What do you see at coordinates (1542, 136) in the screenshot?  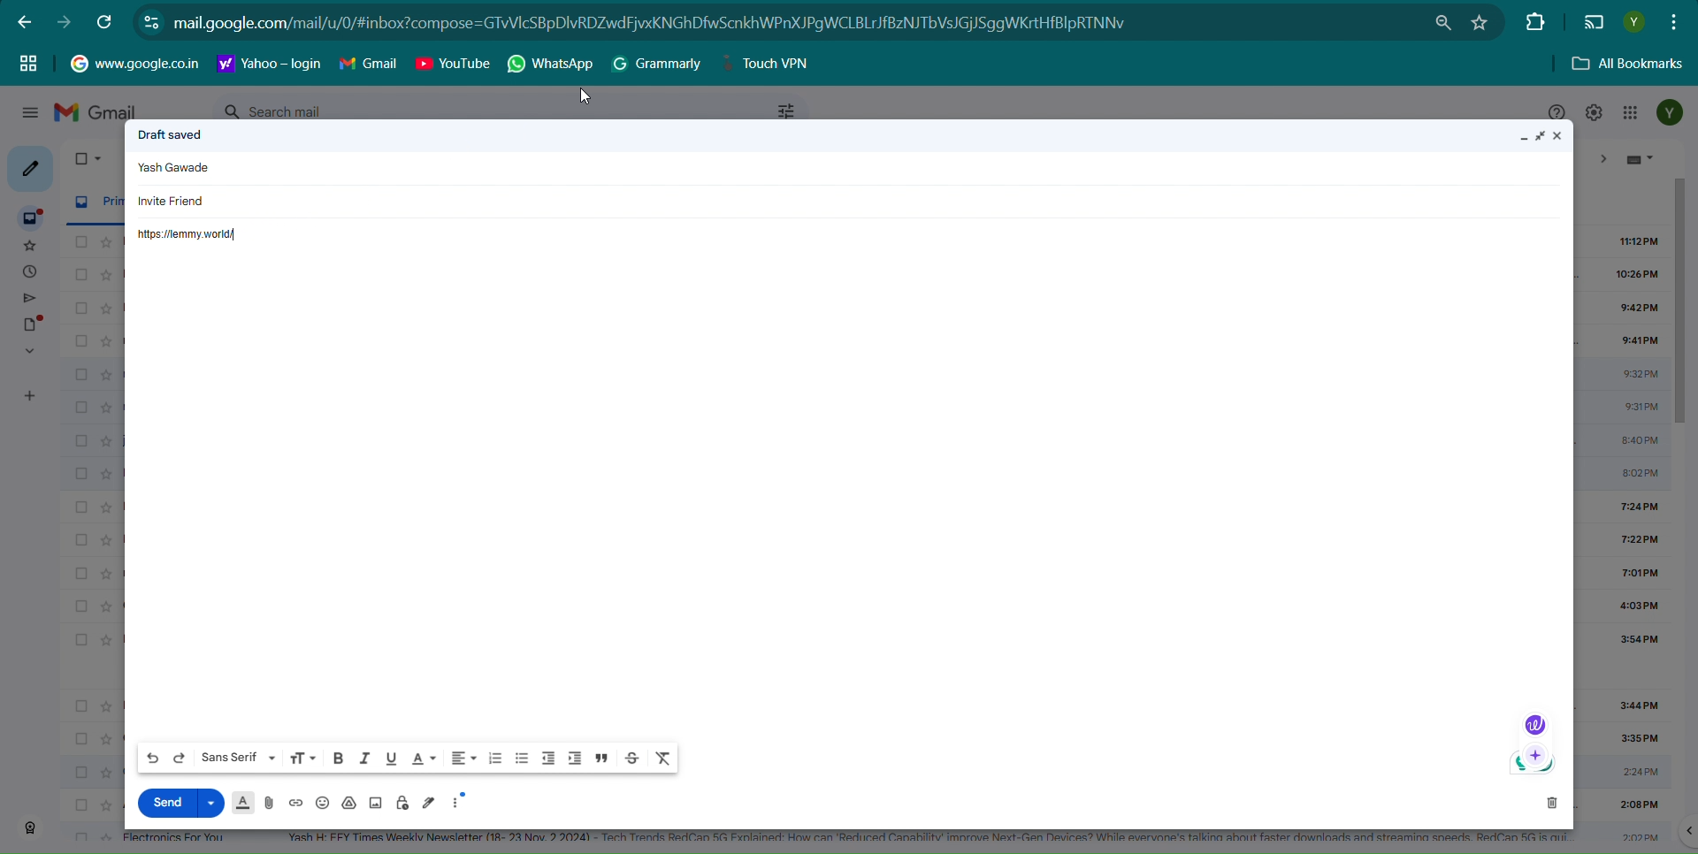 I see `Maximize` at bounding box center [1542, 136].